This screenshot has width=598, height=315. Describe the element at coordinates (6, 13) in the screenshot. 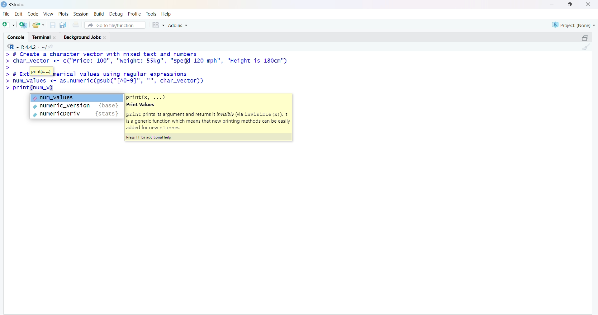

I see `file` at that location.